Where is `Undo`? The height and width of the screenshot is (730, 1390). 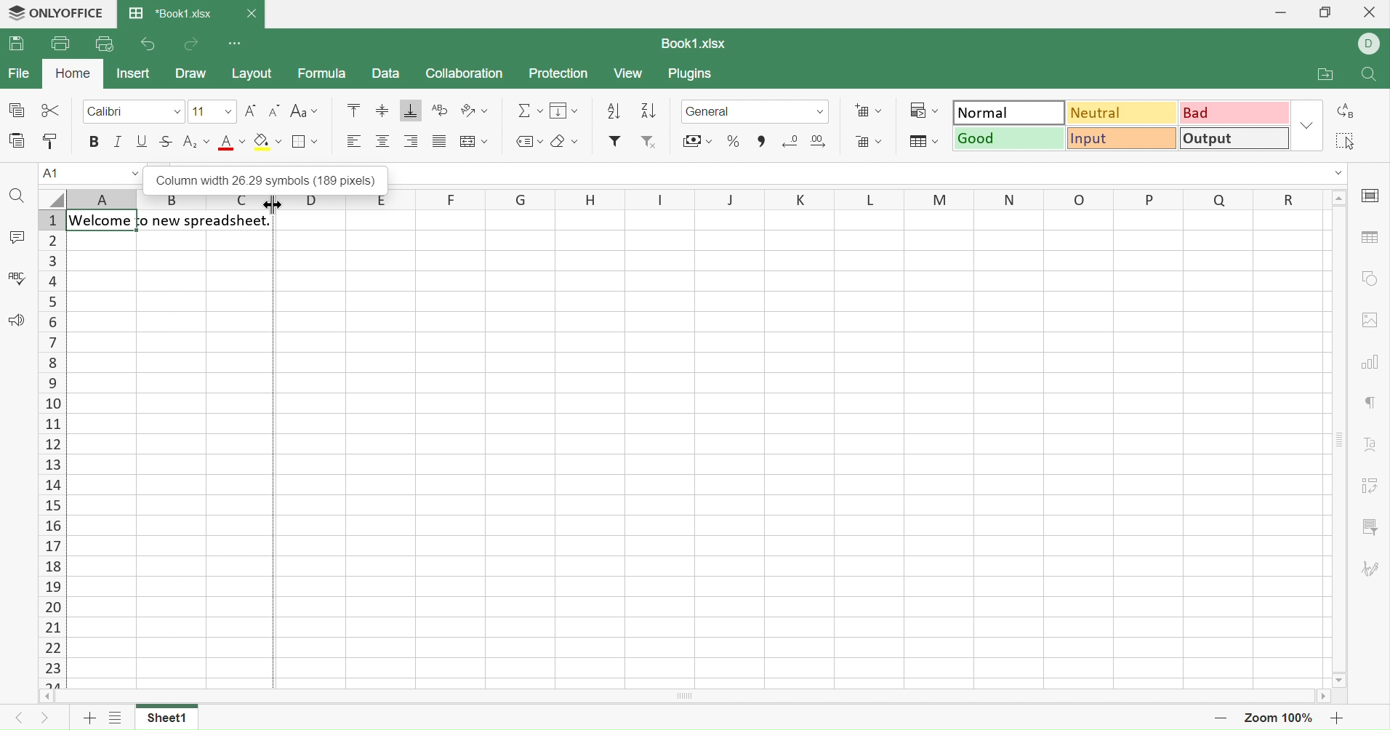
Undo is located at coordinates (147, 44).